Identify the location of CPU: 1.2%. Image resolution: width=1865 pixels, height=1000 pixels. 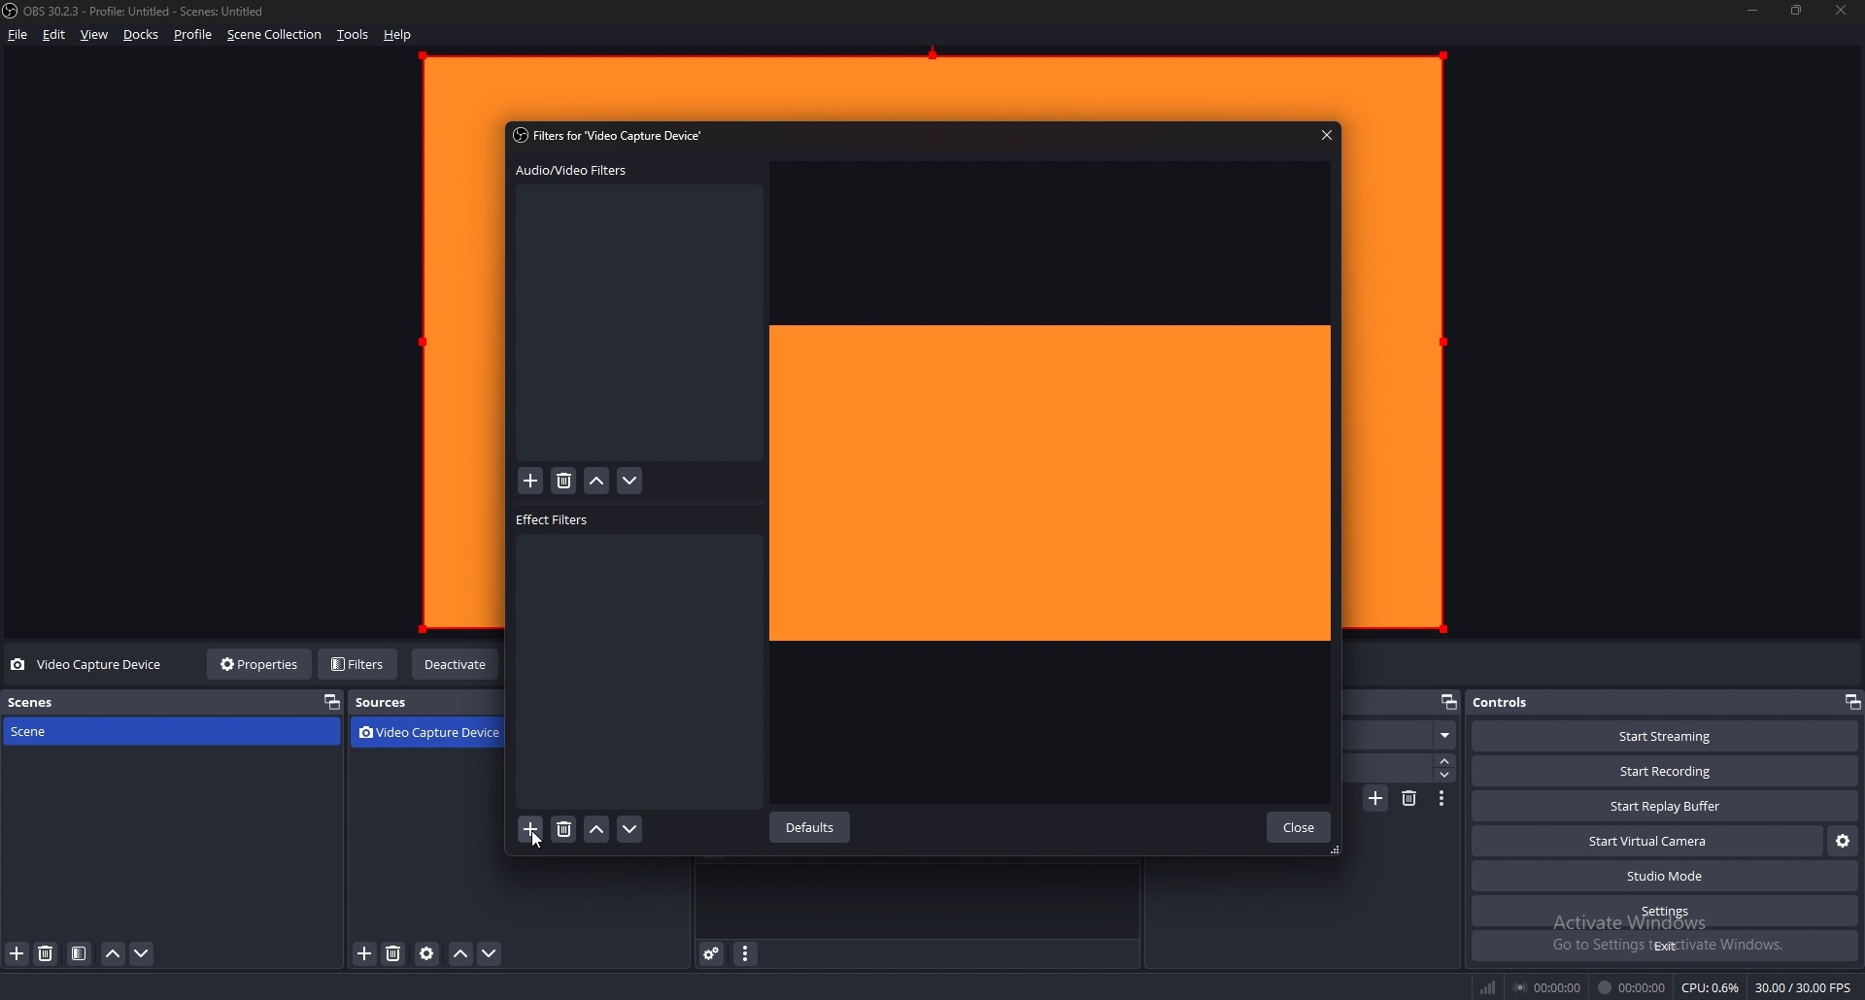
(1712, 987).